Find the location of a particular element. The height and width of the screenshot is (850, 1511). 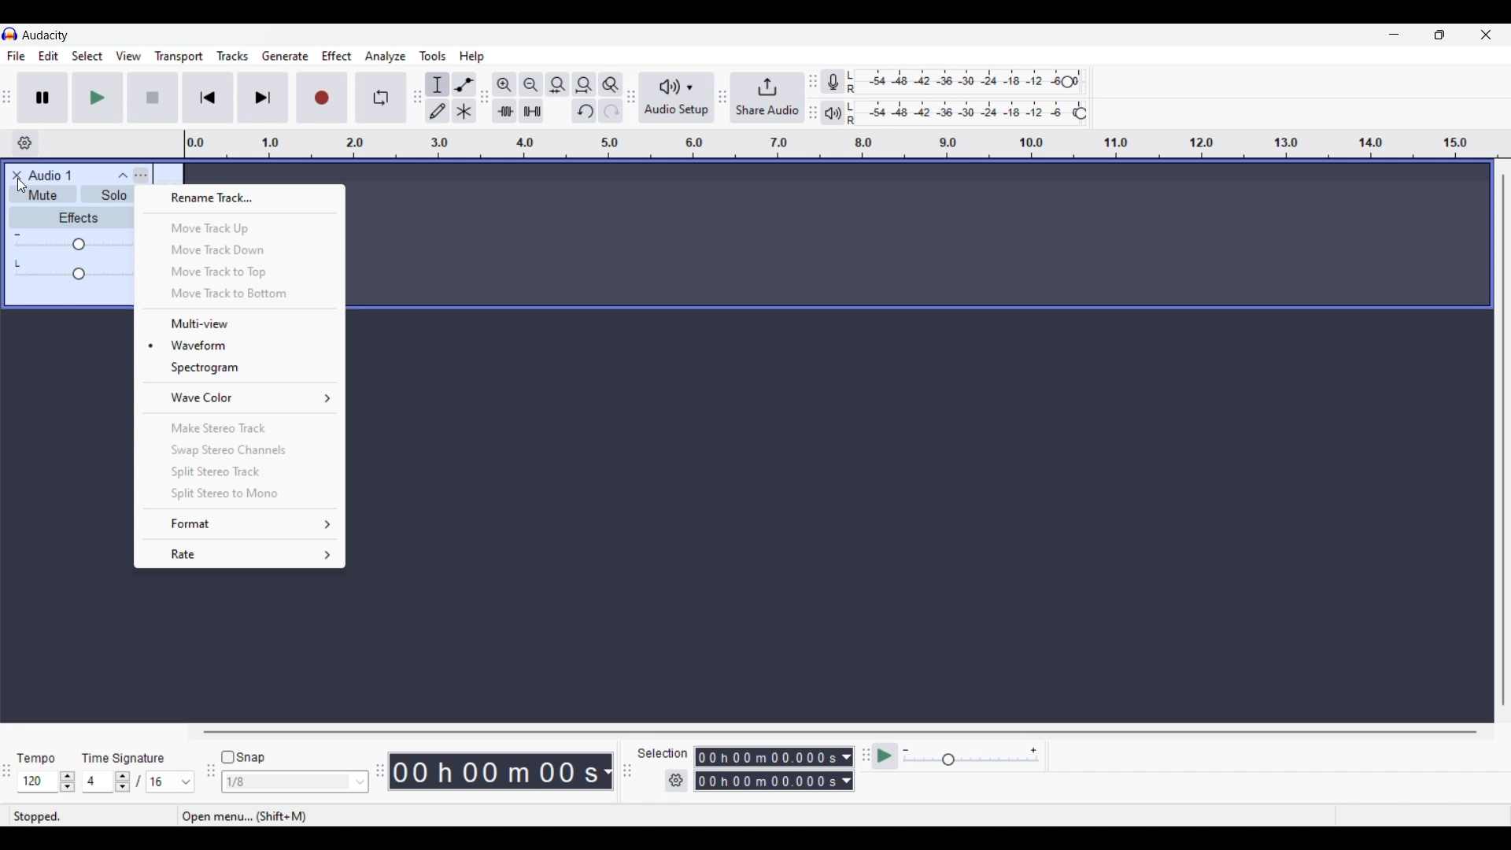

Split stereo track is located at coordinates (239, 471).